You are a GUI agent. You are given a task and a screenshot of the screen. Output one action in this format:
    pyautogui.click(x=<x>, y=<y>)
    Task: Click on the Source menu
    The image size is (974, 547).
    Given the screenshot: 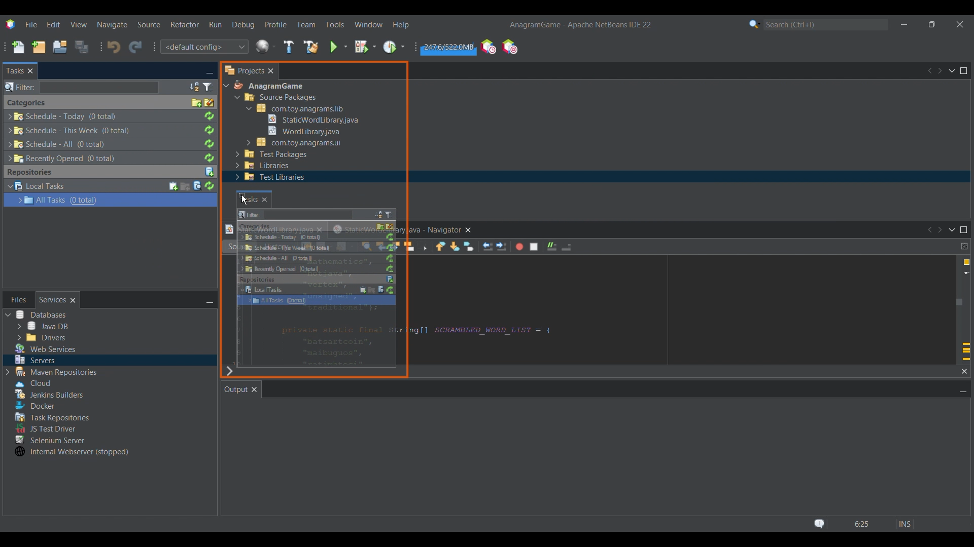 What is the action you would take?
    pyautogui.click(x=148, y=24)
    